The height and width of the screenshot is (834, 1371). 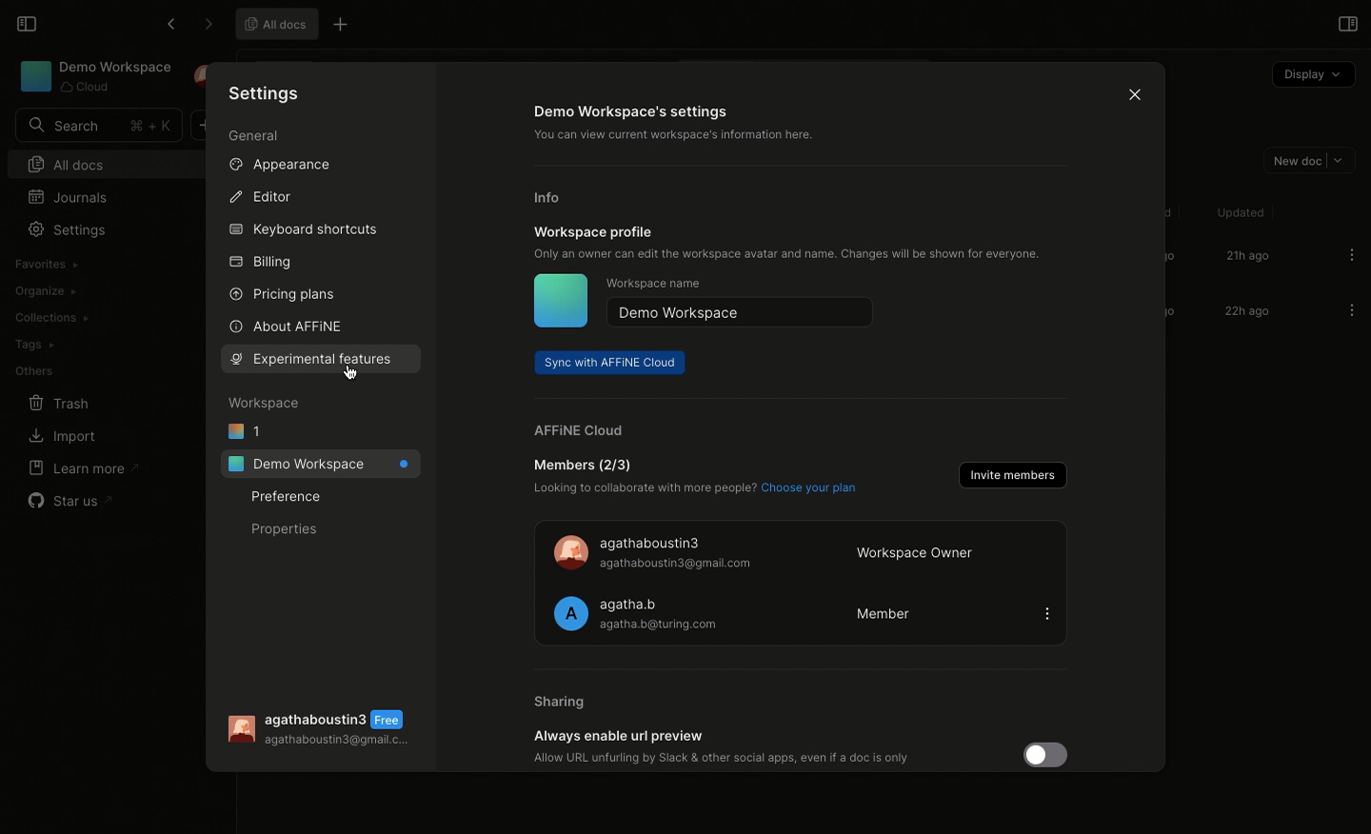 What do you see at coordinates (562, 703) in the screenshot?
I see `Sharing` at bounding box center [562, 703].